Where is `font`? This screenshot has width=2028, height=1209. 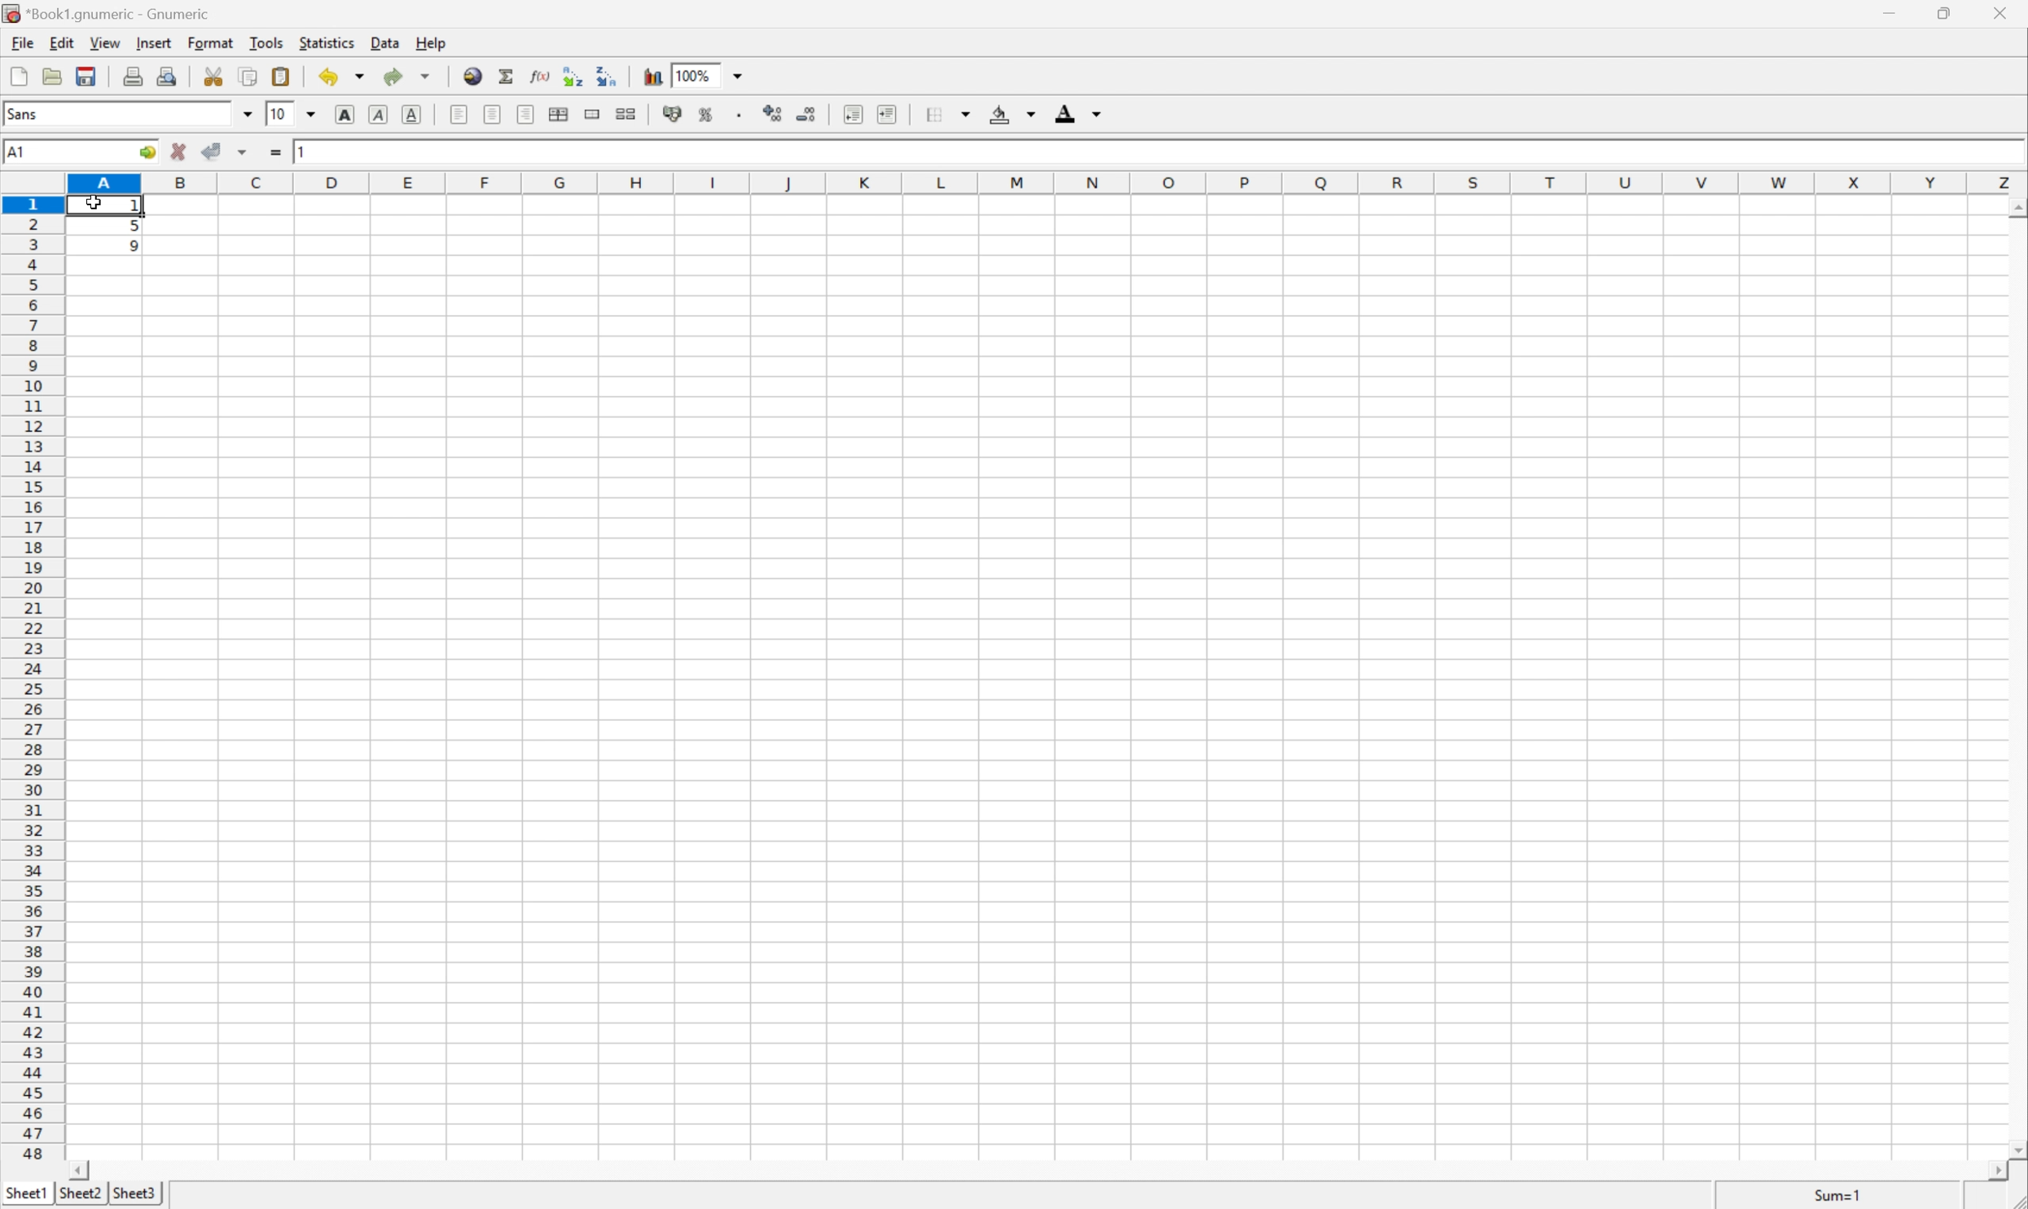
font is located at coordinates (32, 112).